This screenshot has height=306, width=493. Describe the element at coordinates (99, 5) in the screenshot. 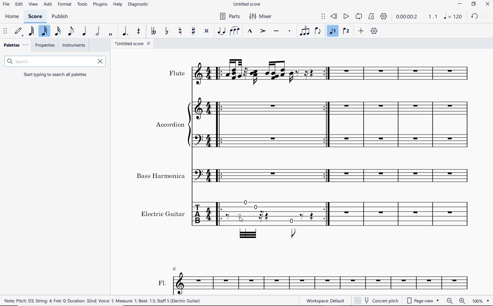

I see `plugins` at that location.